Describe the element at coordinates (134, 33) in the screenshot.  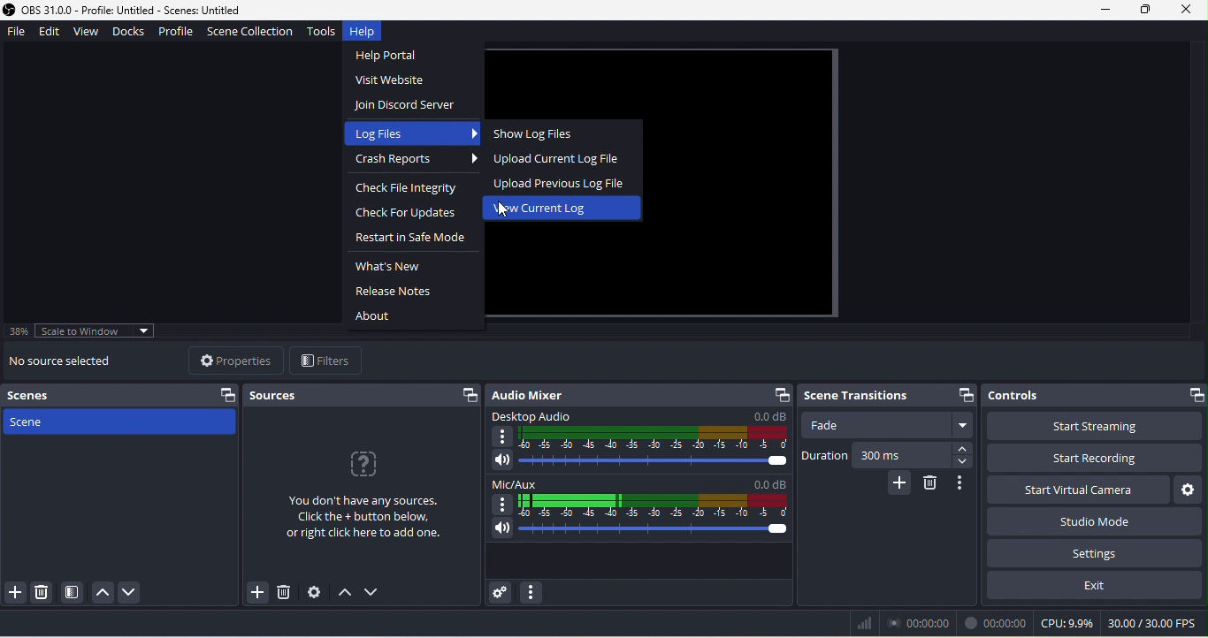
I see `docks` at that location.